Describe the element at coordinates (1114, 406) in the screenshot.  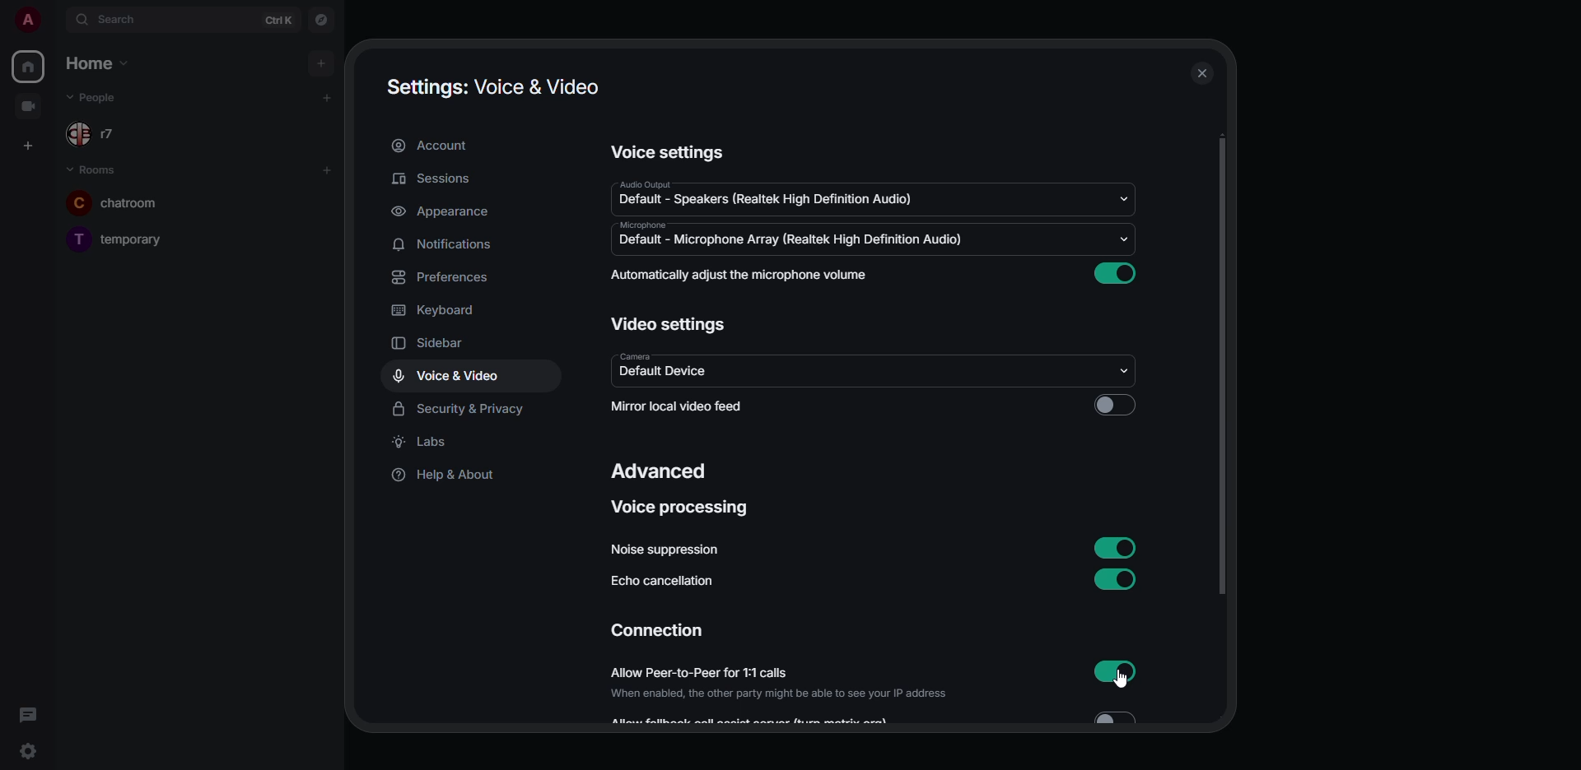
I see `click to enable` at that location.